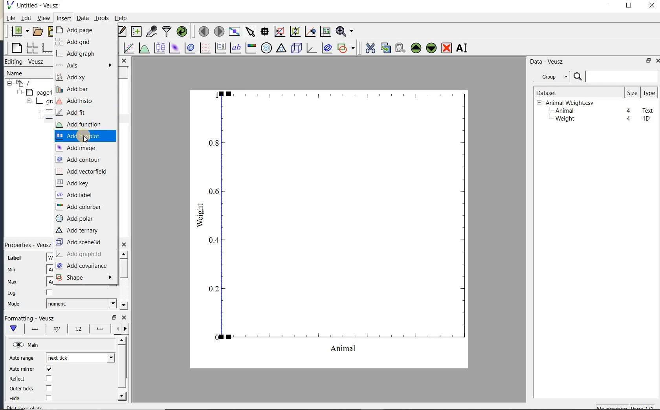  I want to click on read data points on the graph, so click(264, 32).